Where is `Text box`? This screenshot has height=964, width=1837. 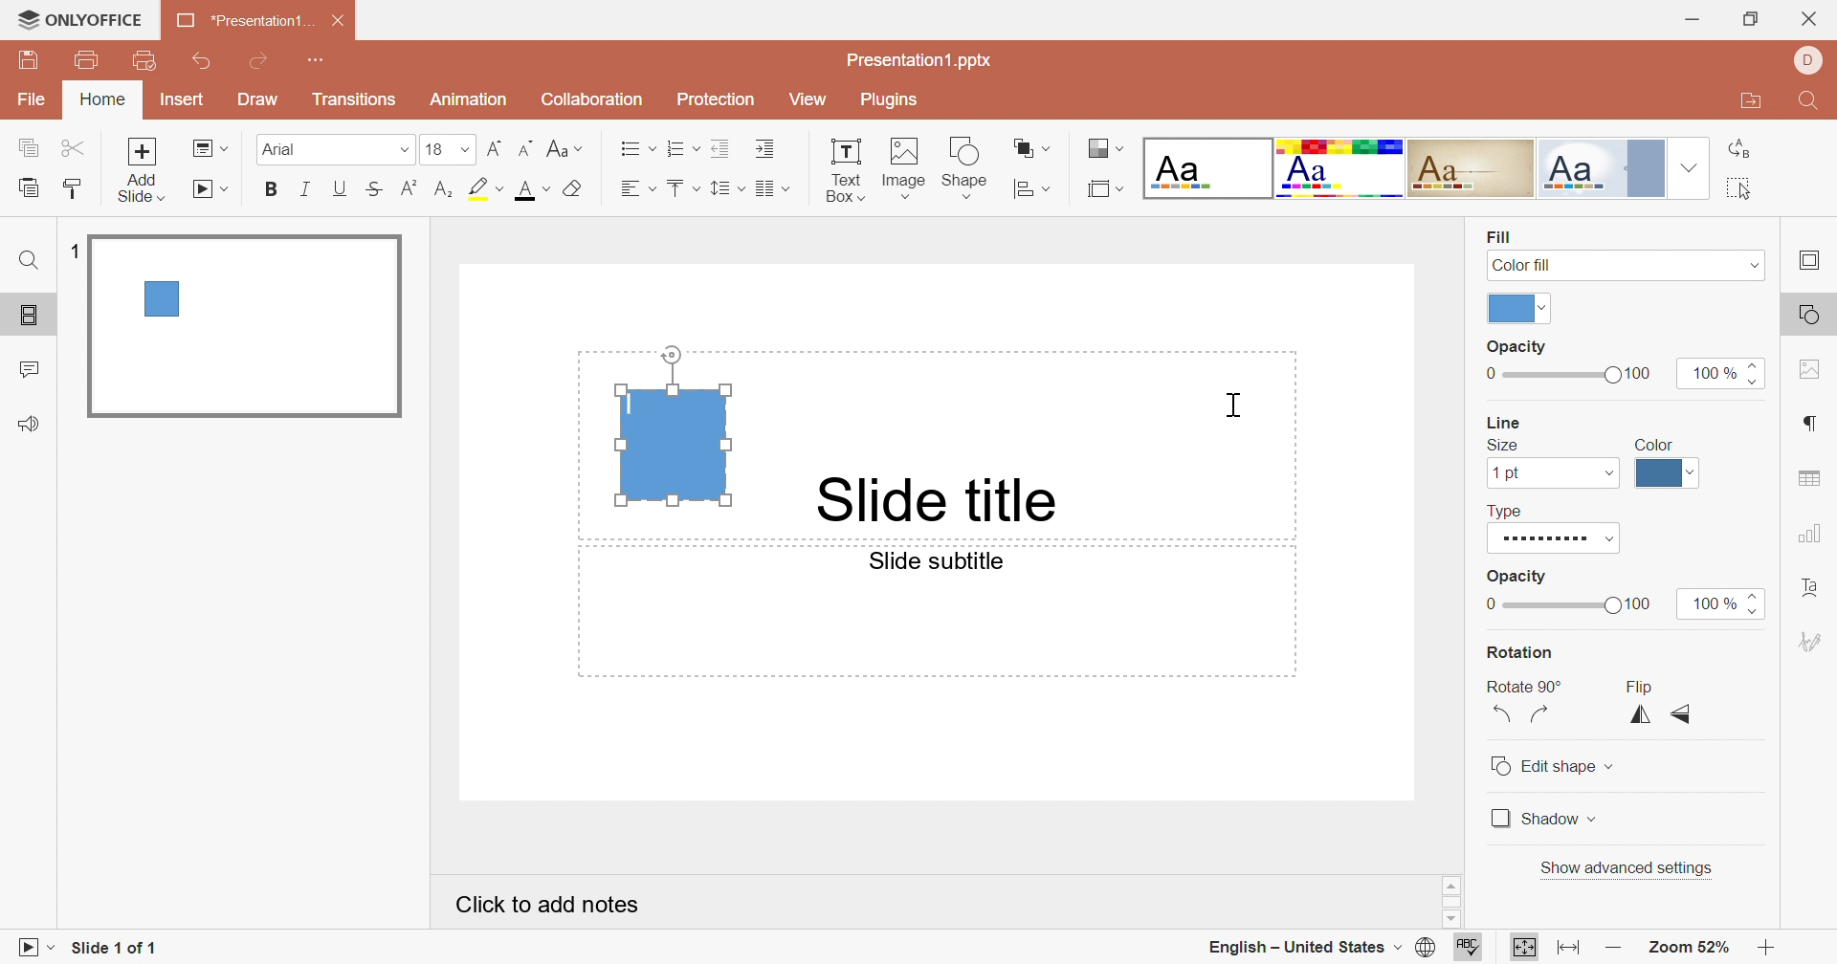 Text box is located at coordinates (670, 427).